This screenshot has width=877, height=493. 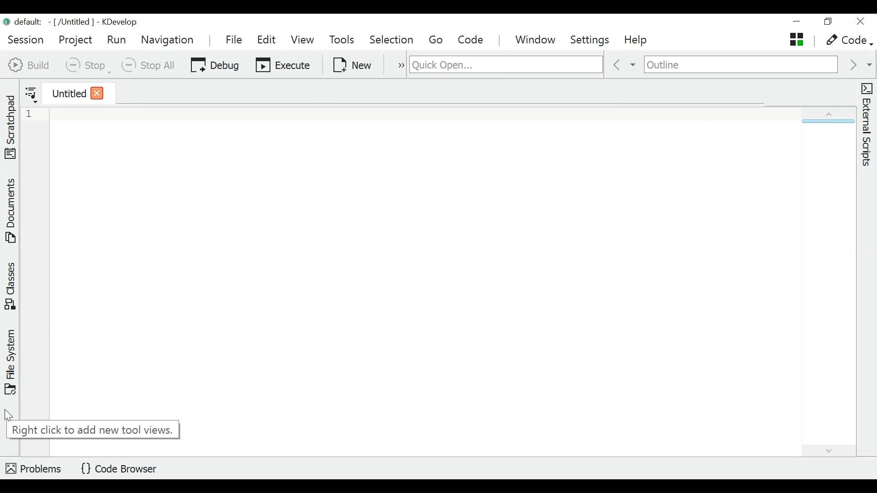 I want to click on Debug, so click(x=215, y=66).